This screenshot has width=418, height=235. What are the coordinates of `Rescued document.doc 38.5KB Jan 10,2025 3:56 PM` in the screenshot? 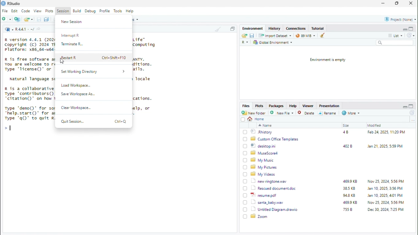 It's located at (328, 188).